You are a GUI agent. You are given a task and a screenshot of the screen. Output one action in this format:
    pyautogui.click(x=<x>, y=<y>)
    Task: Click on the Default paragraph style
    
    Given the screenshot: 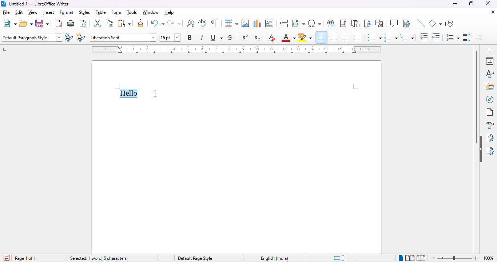 What is the action you would take?
    pyautogui.click(x=32, y=37)
    